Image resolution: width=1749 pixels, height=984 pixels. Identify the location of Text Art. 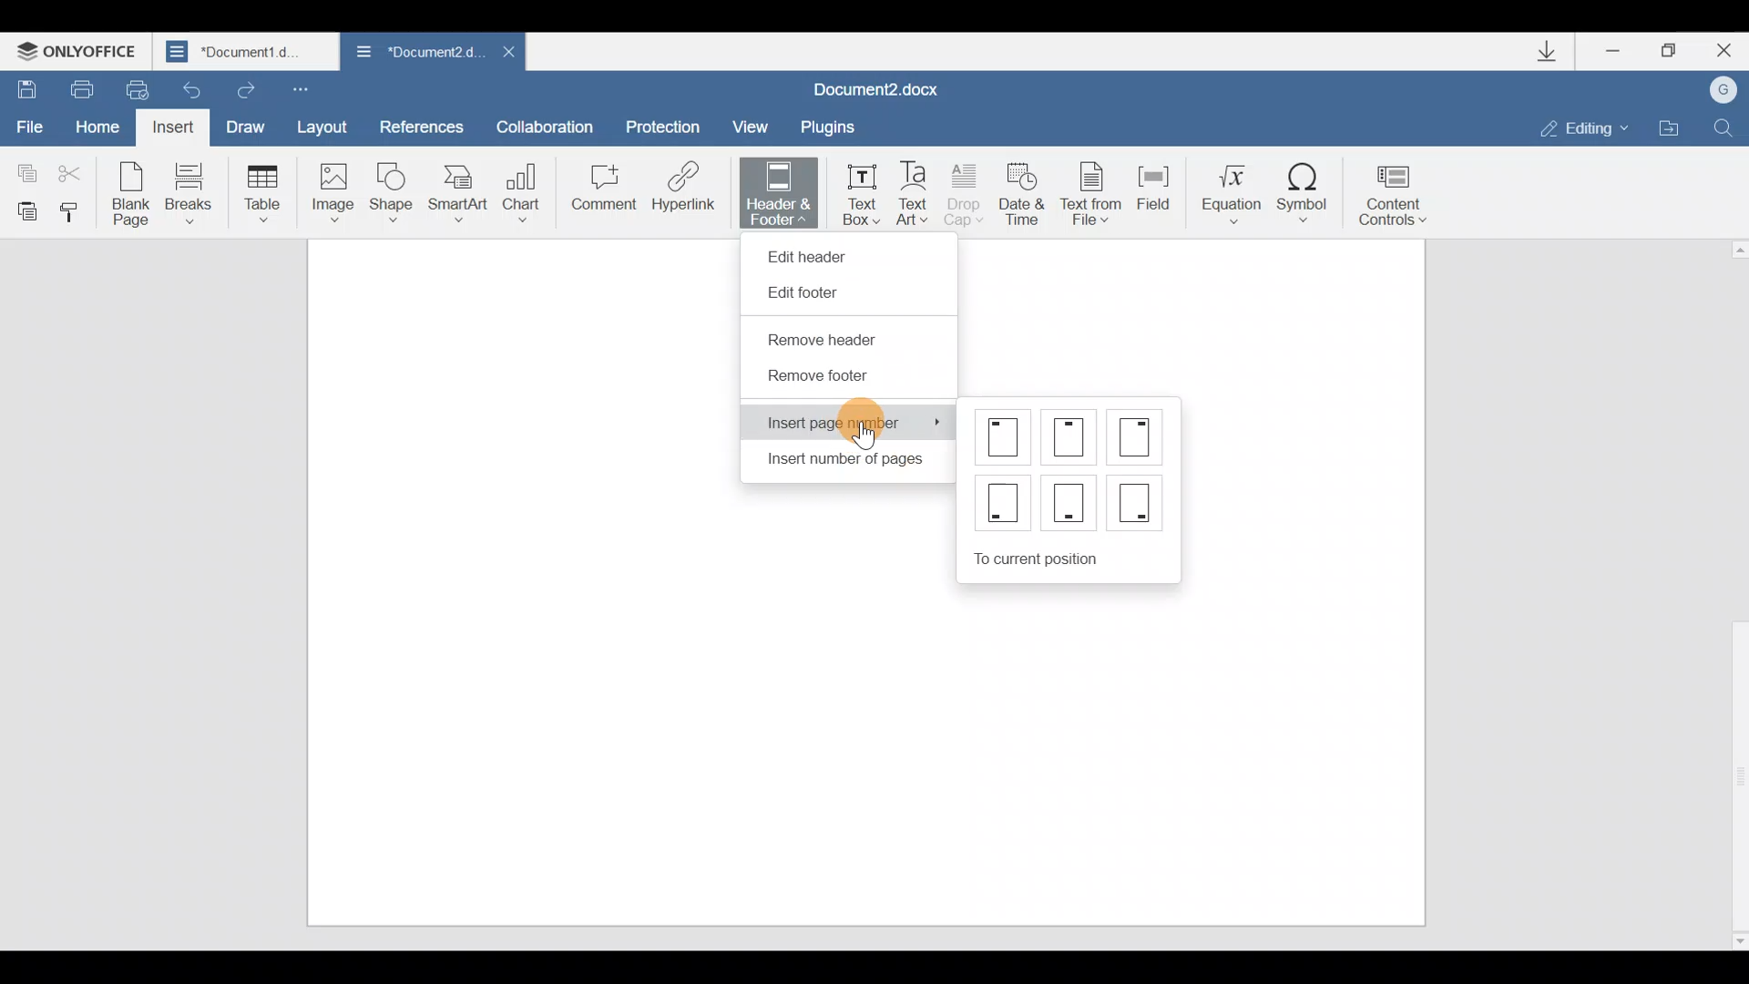
(917, 190).